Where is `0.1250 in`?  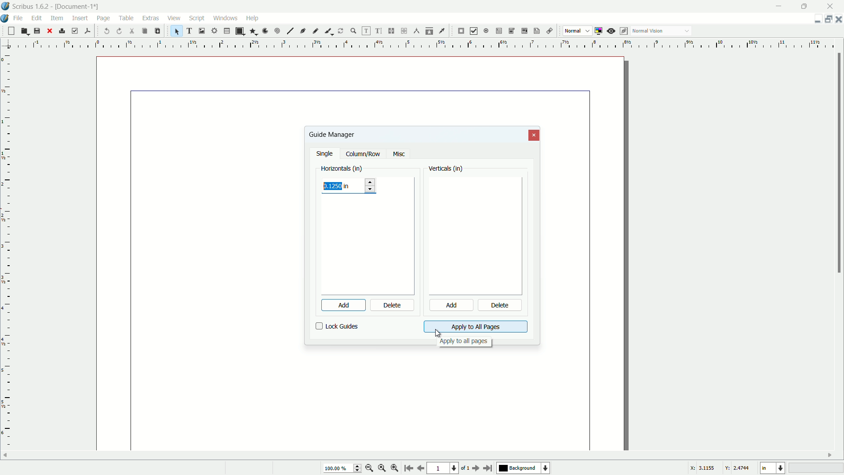 0.1250 in is located at coordinates (338, 186).